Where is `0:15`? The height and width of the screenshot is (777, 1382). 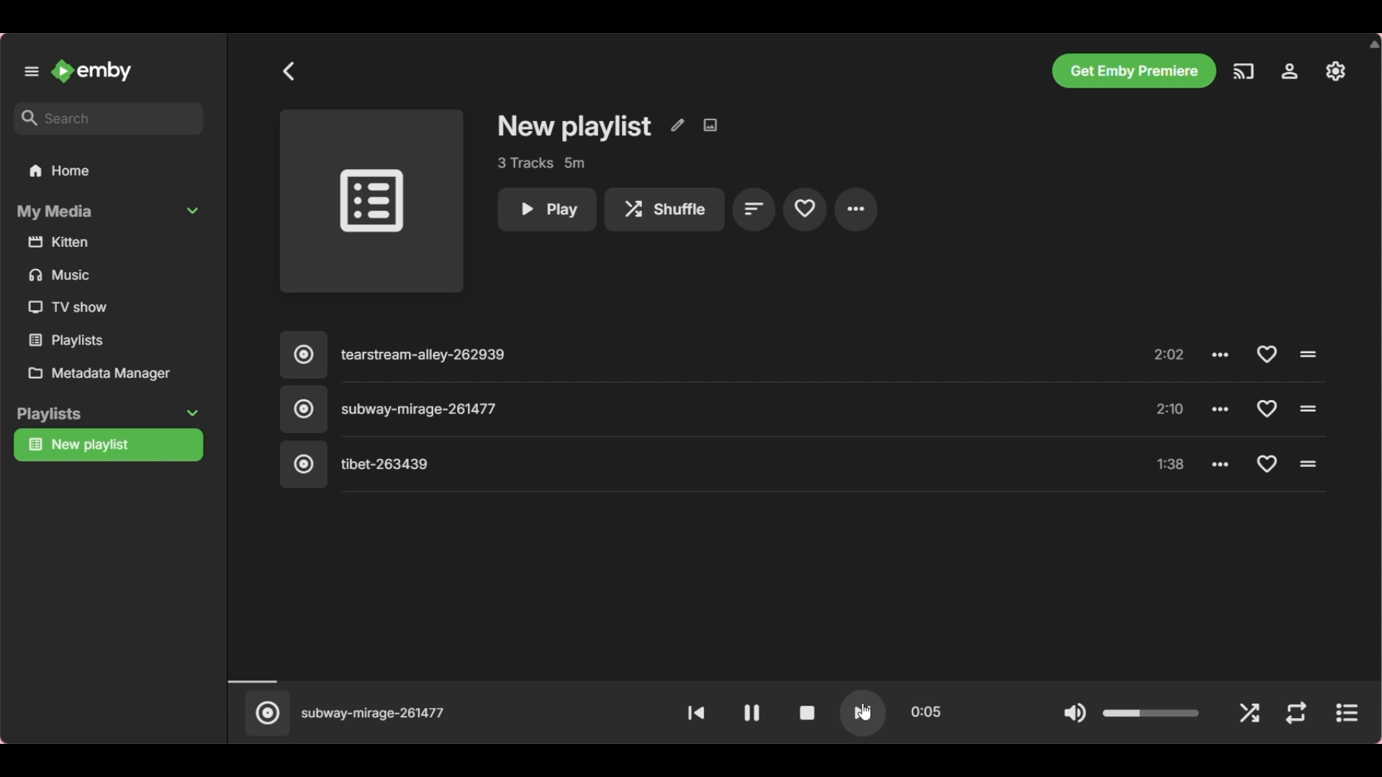 0:15 is located at coordinates (926, 710).